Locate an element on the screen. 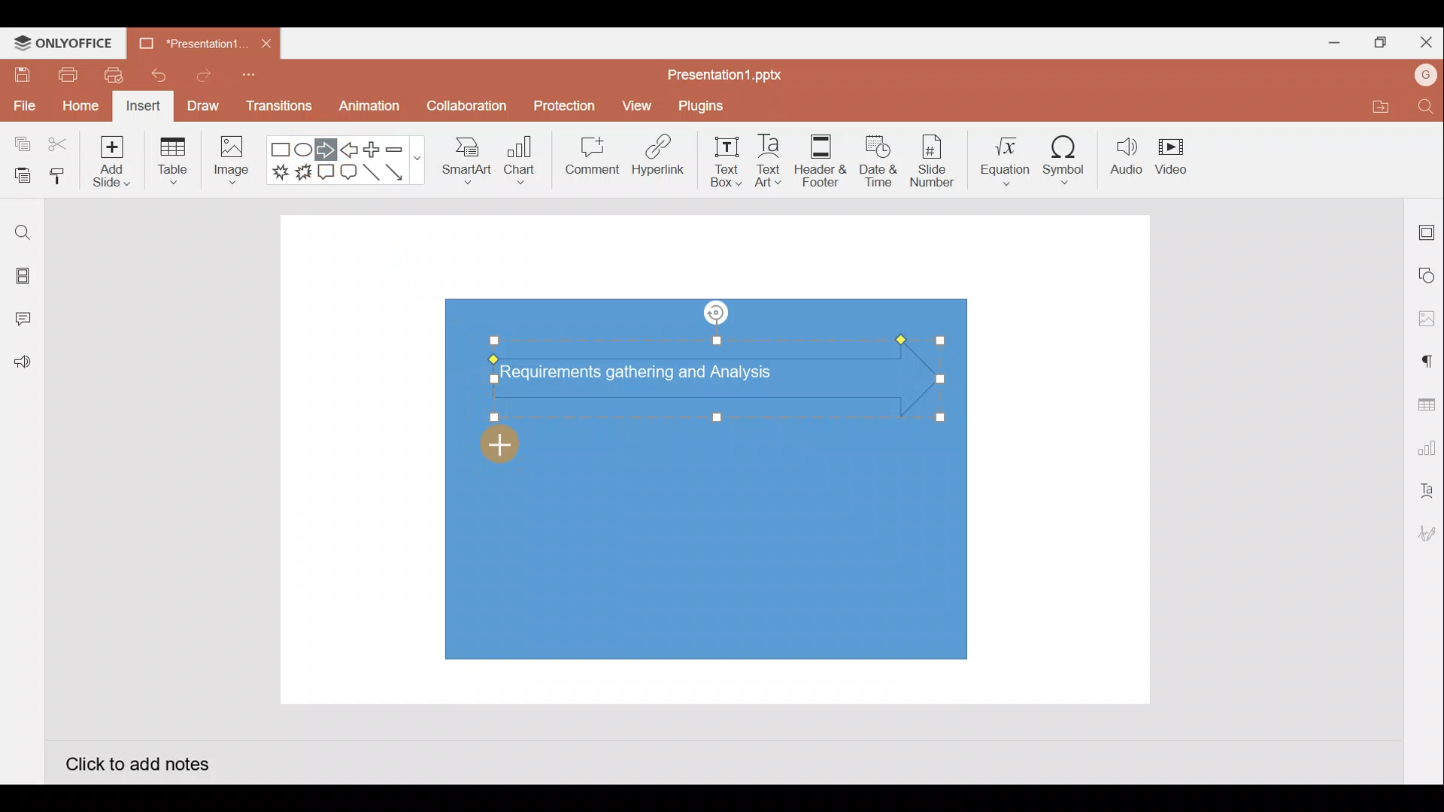  Click to add notes is located at coordinates (137, 762).